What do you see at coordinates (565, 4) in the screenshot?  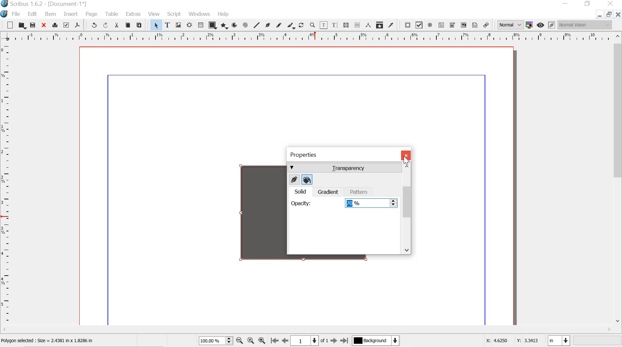 I see `minimize` at bounding box center [565, 4].